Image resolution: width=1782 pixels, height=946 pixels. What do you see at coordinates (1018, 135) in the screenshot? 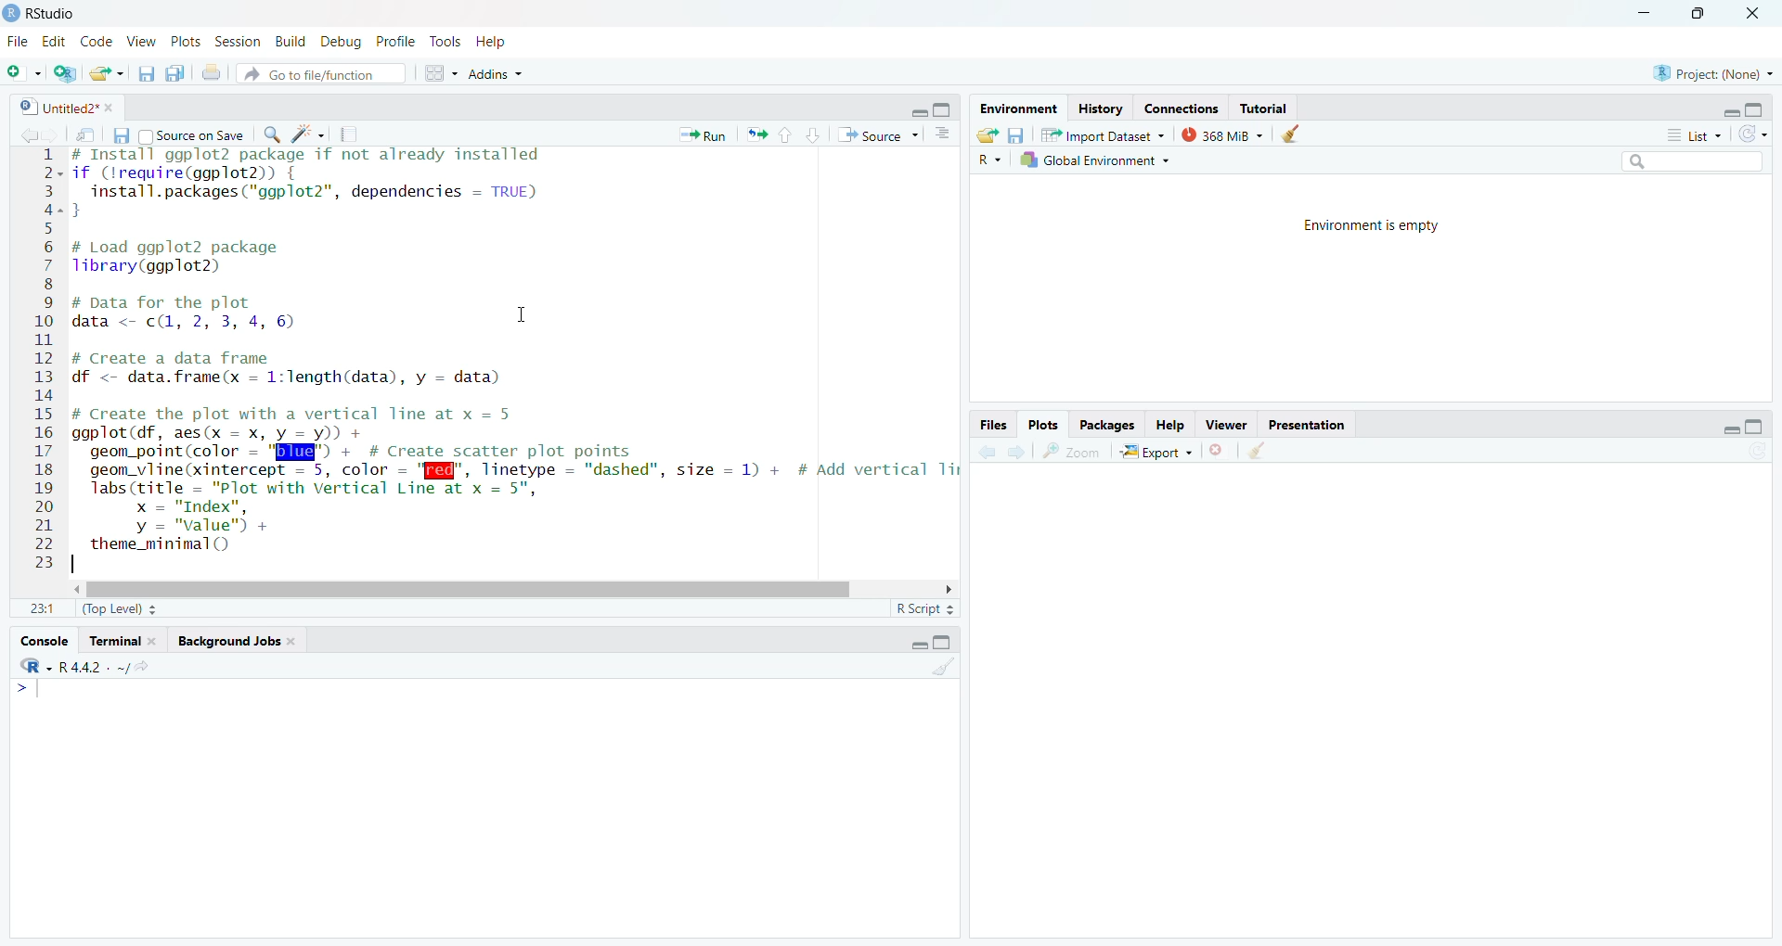
I see `files` at bounding box center [1018, 135].